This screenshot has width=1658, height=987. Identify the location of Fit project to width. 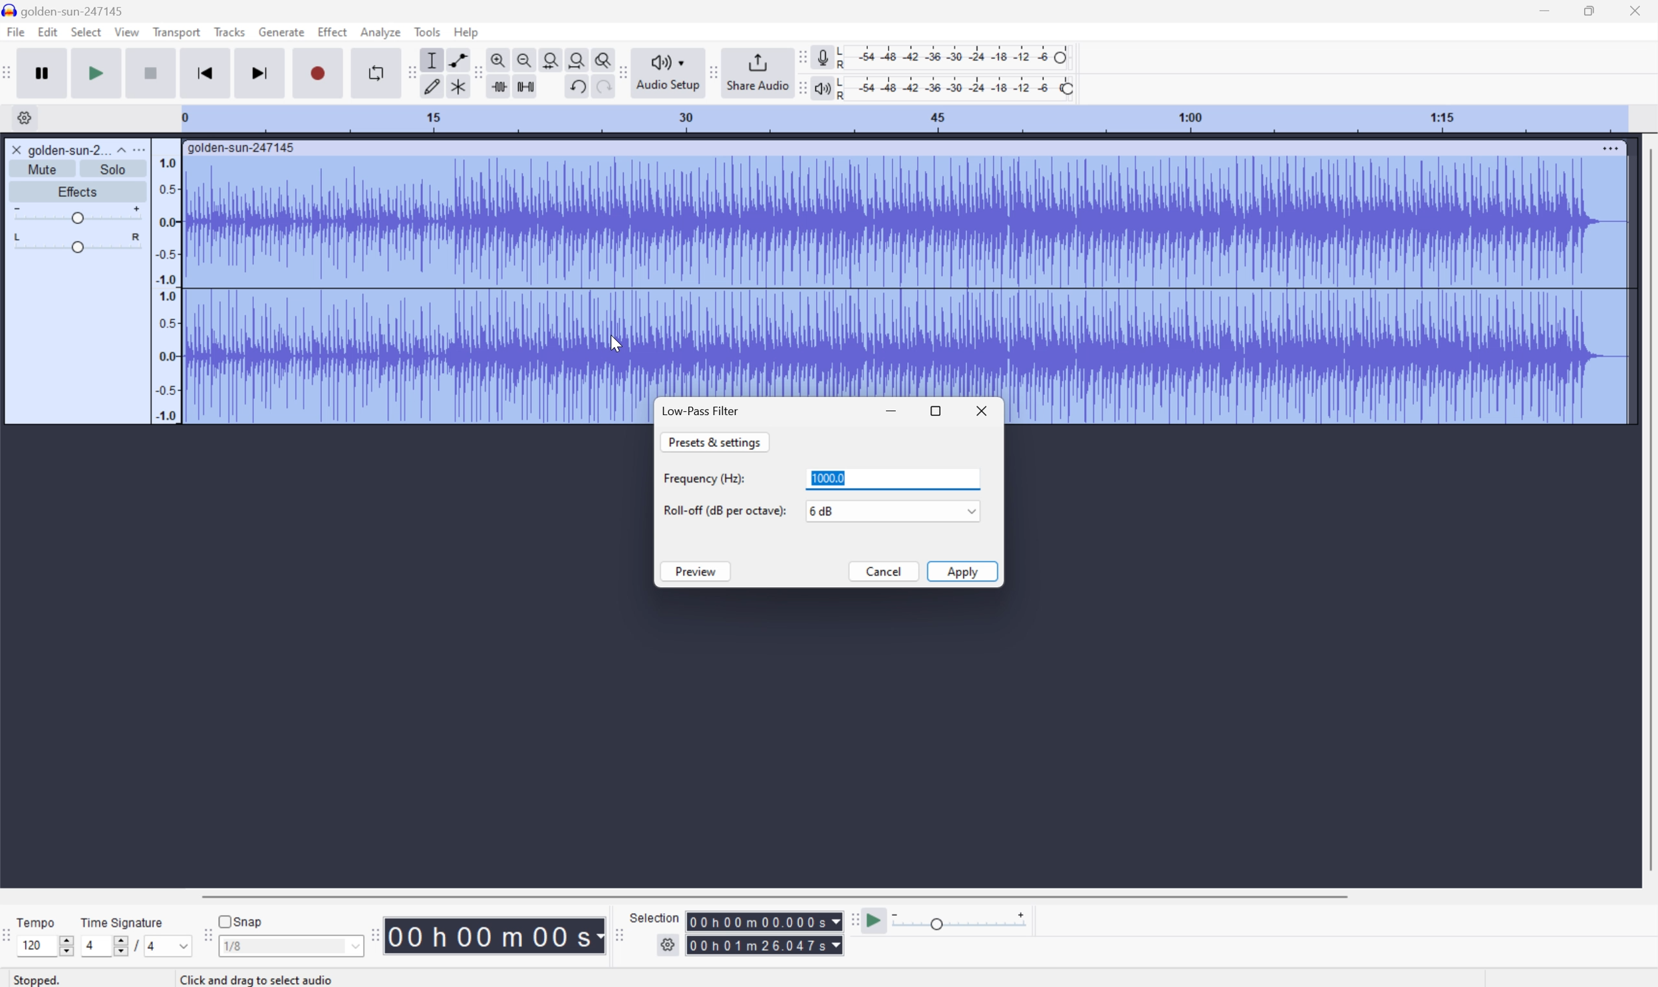
(575, 57).